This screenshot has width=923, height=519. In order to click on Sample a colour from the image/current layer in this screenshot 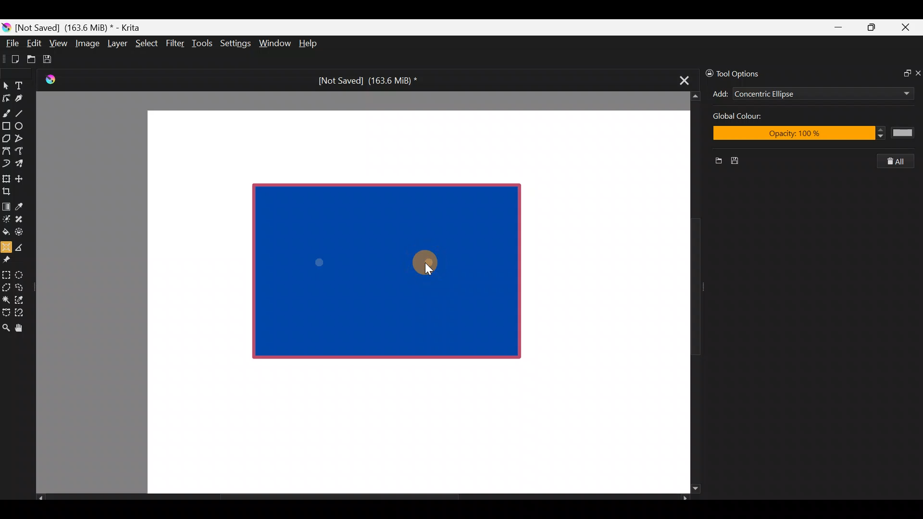, I will do `click(23, 205)`.